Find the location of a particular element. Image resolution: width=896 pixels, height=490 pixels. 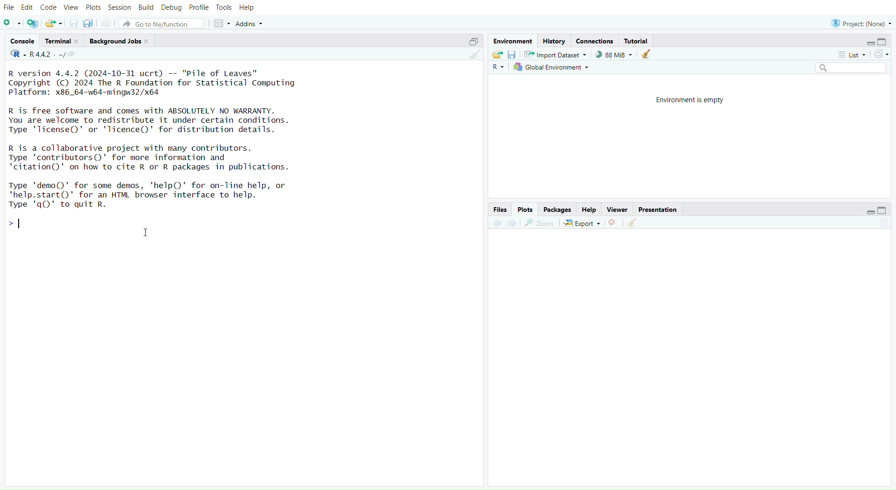

import dataset is located at coordinates (555, 55).